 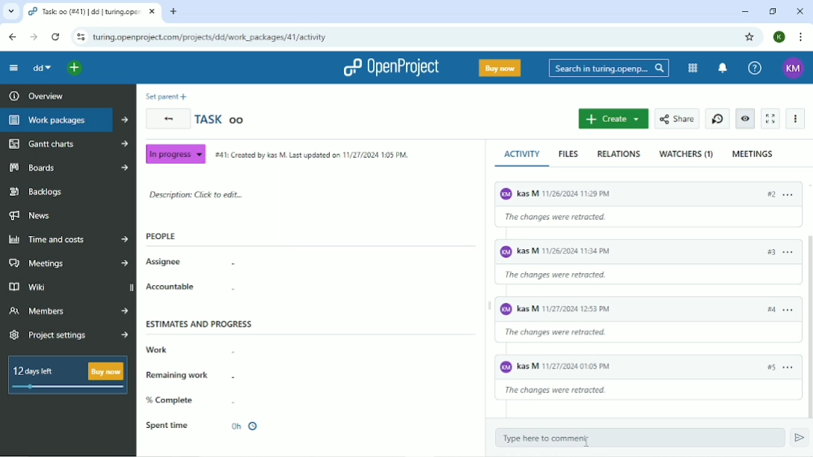 I want to click on Reload this page, so click(x=57, y=37).